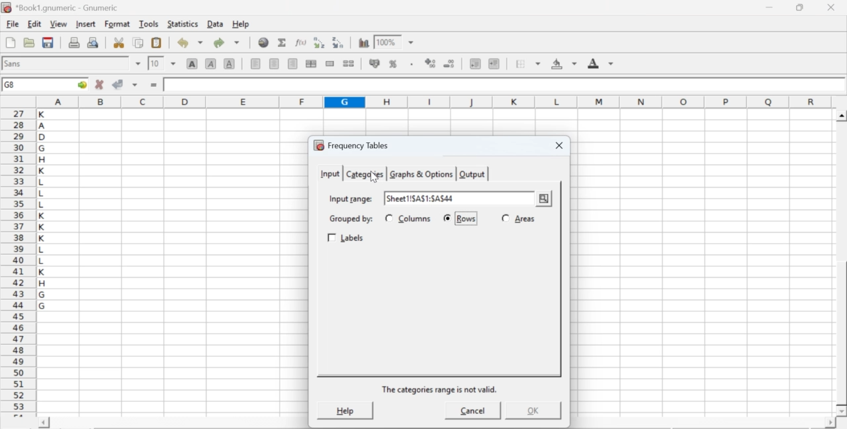 Image resolution: width=847 pixels, height=429 pixels. I want to click on 100%, so click(386, 42).